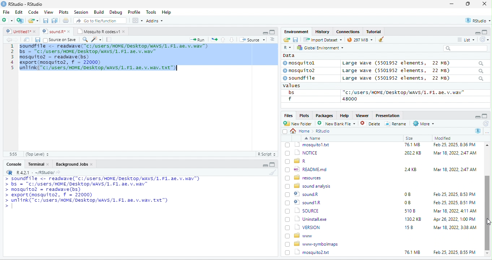  Describe the element at coordinates (455, 237) in the screenshot. I see `Feb 25, 2025, 8:51 PM` at that location.